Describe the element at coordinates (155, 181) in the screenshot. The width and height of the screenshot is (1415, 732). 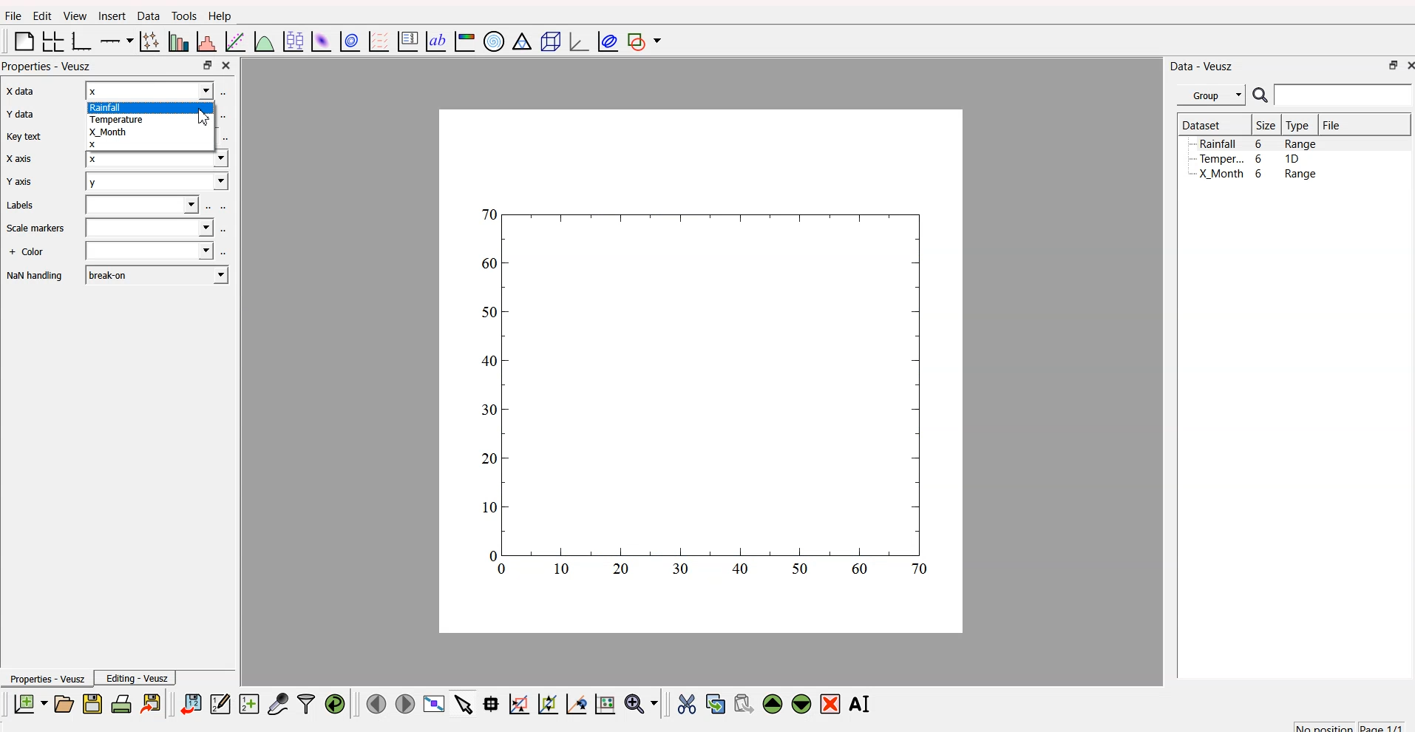
I see `y` at that location.